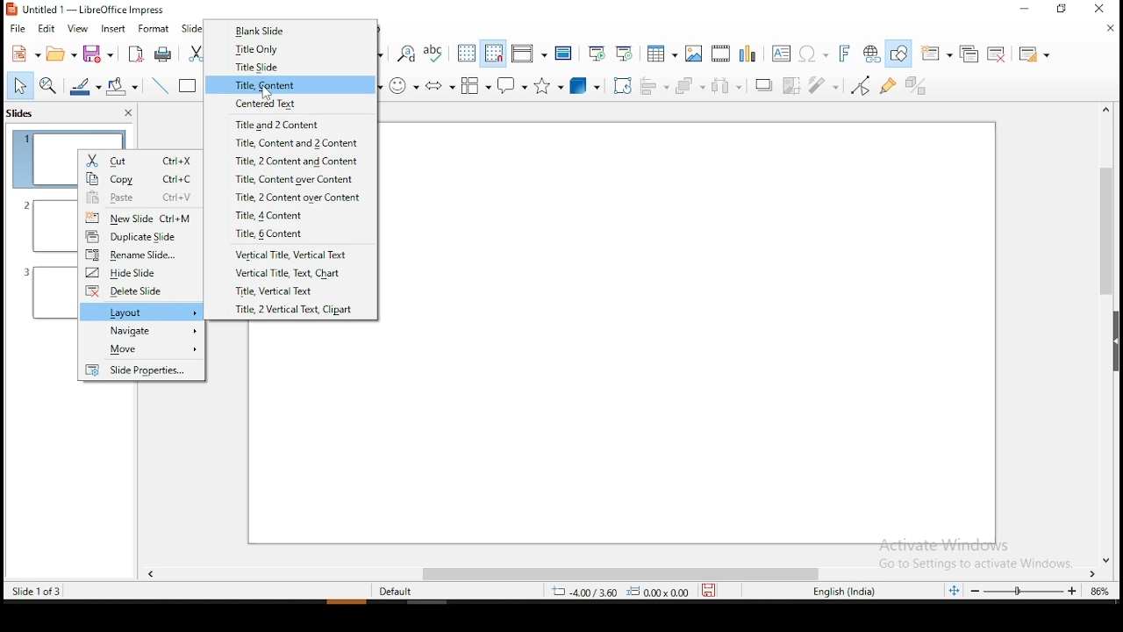  I want to click on view, so click(76, 29).